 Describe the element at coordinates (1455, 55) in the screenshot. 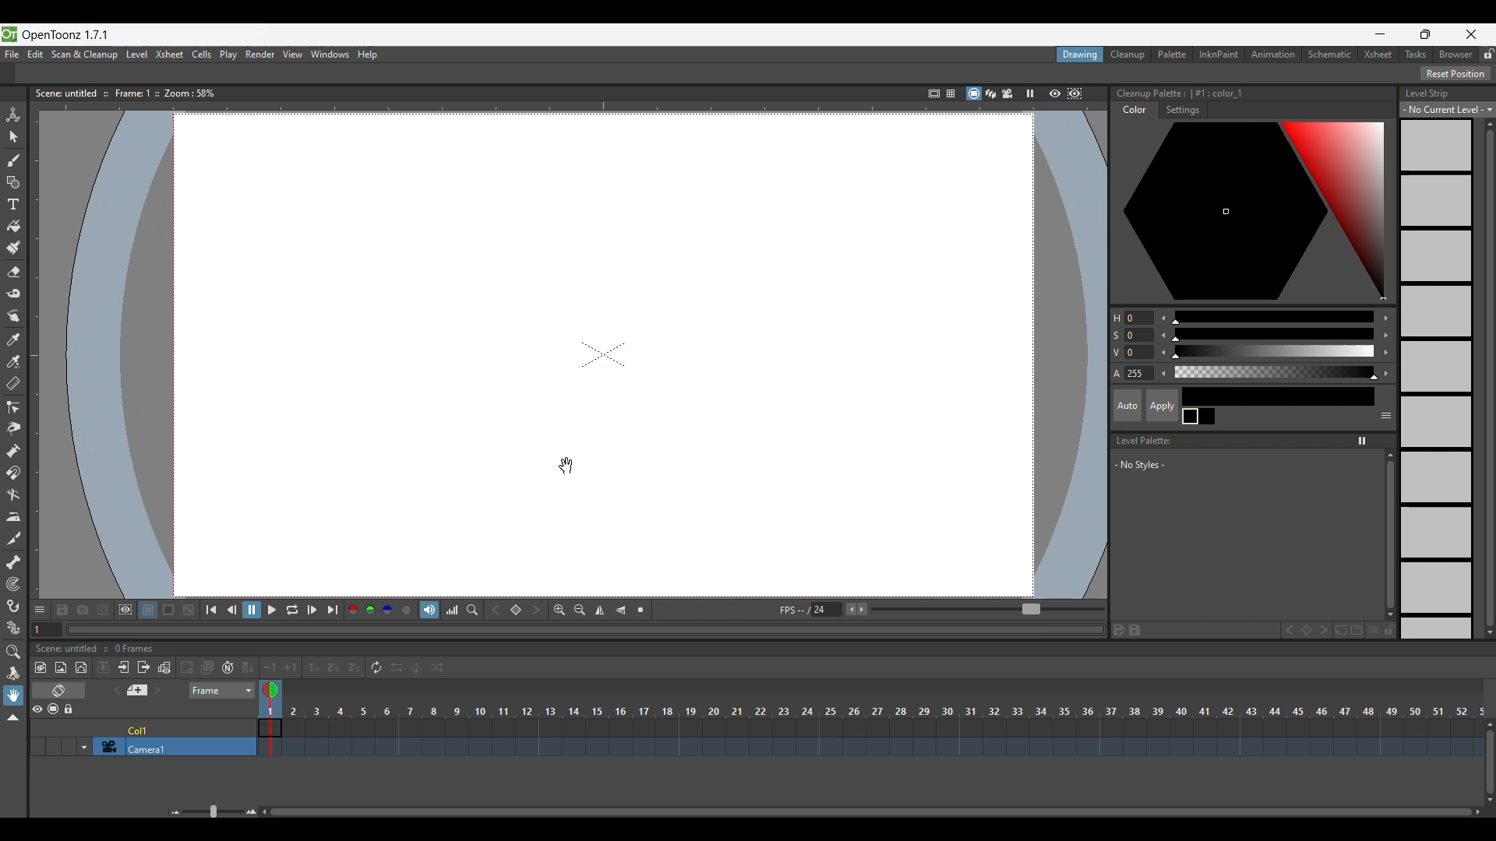

I see `Browser` at that location.